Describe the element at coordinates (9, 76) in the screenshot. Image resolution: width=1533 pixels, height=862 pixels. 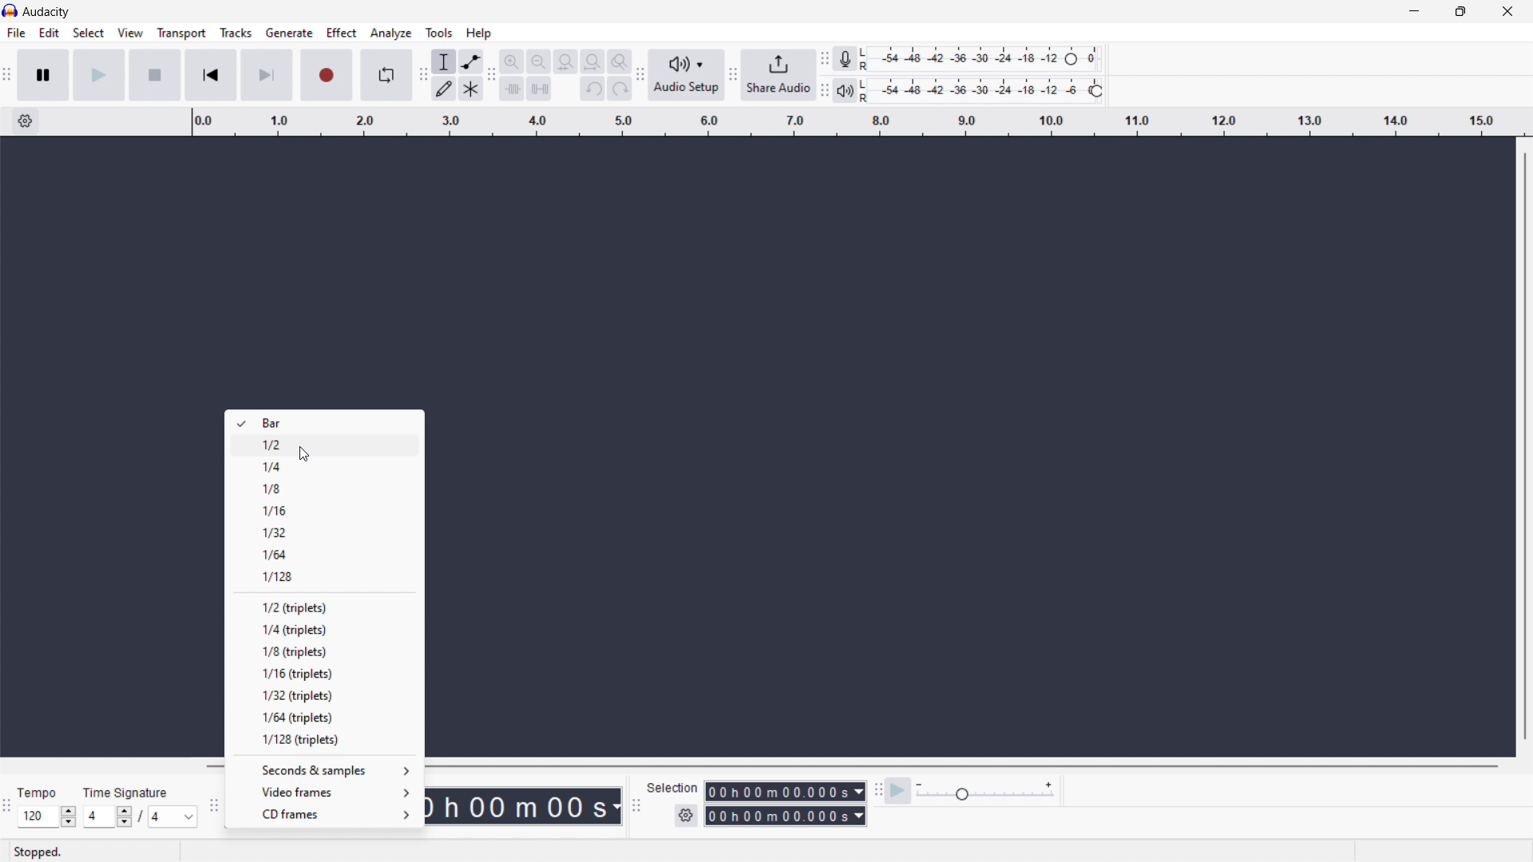
I see `transport toolbar` at that location.